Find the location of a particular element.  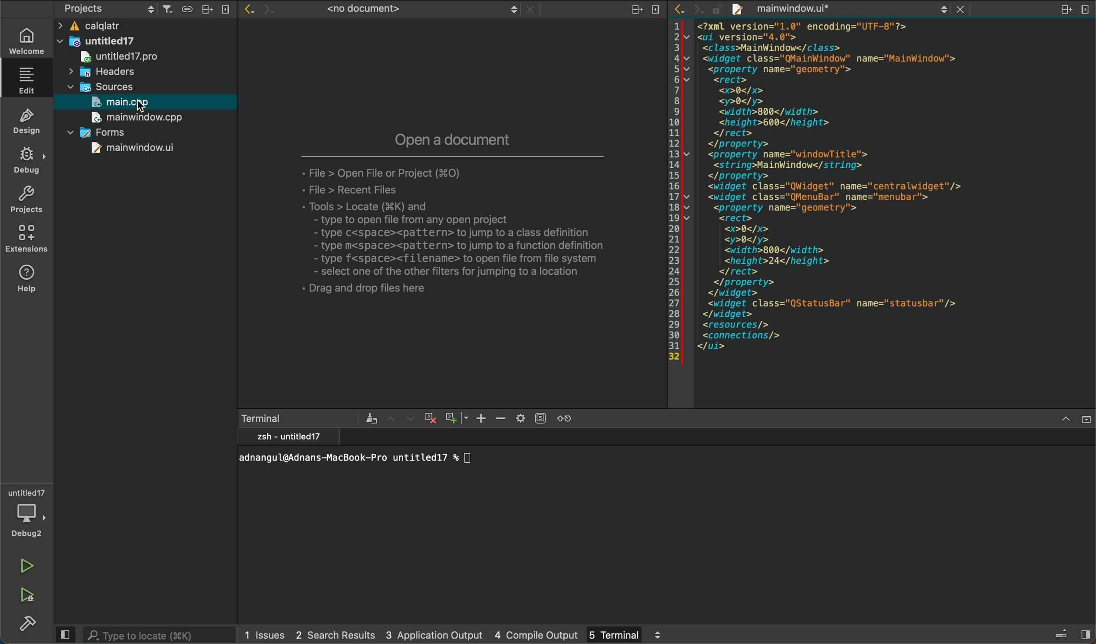

sources is located at coordinates (95, 88).